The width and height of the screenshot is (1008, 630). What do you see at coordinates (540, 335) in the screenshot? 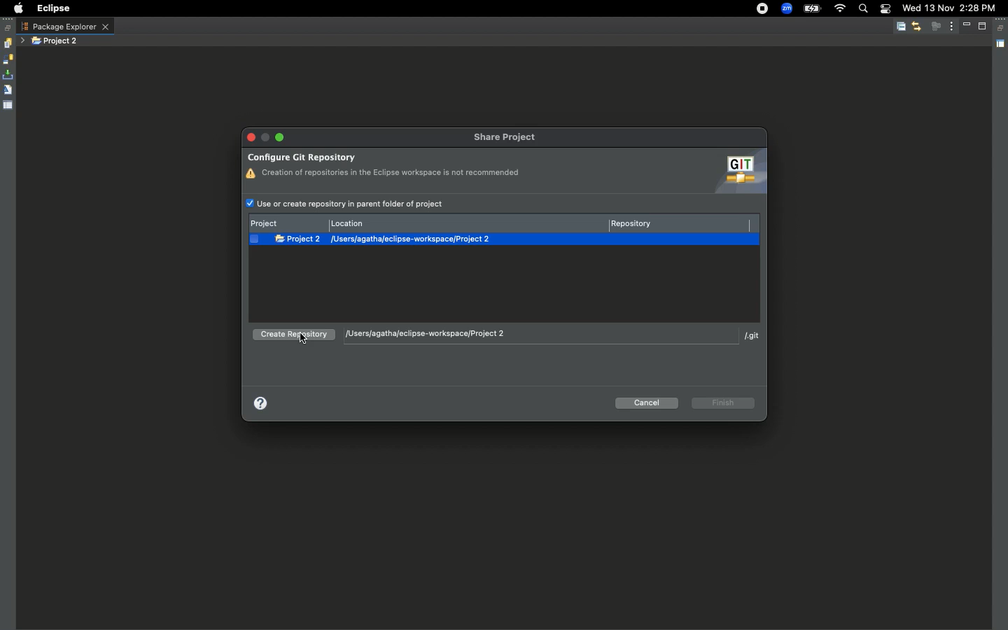
I see `/Users/agatha/eclipse-workspace/Project 2` at bounding box center [540, 335].